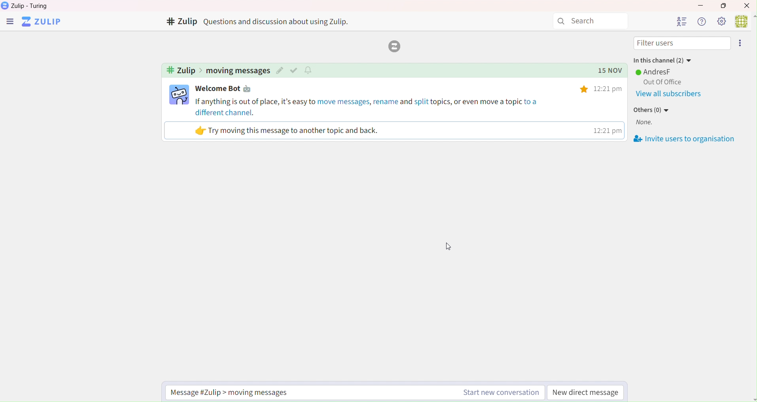  What do you see at coordinates (448, 247) in the screenshot?
I see `cursor` at bounding box center [448, 247].